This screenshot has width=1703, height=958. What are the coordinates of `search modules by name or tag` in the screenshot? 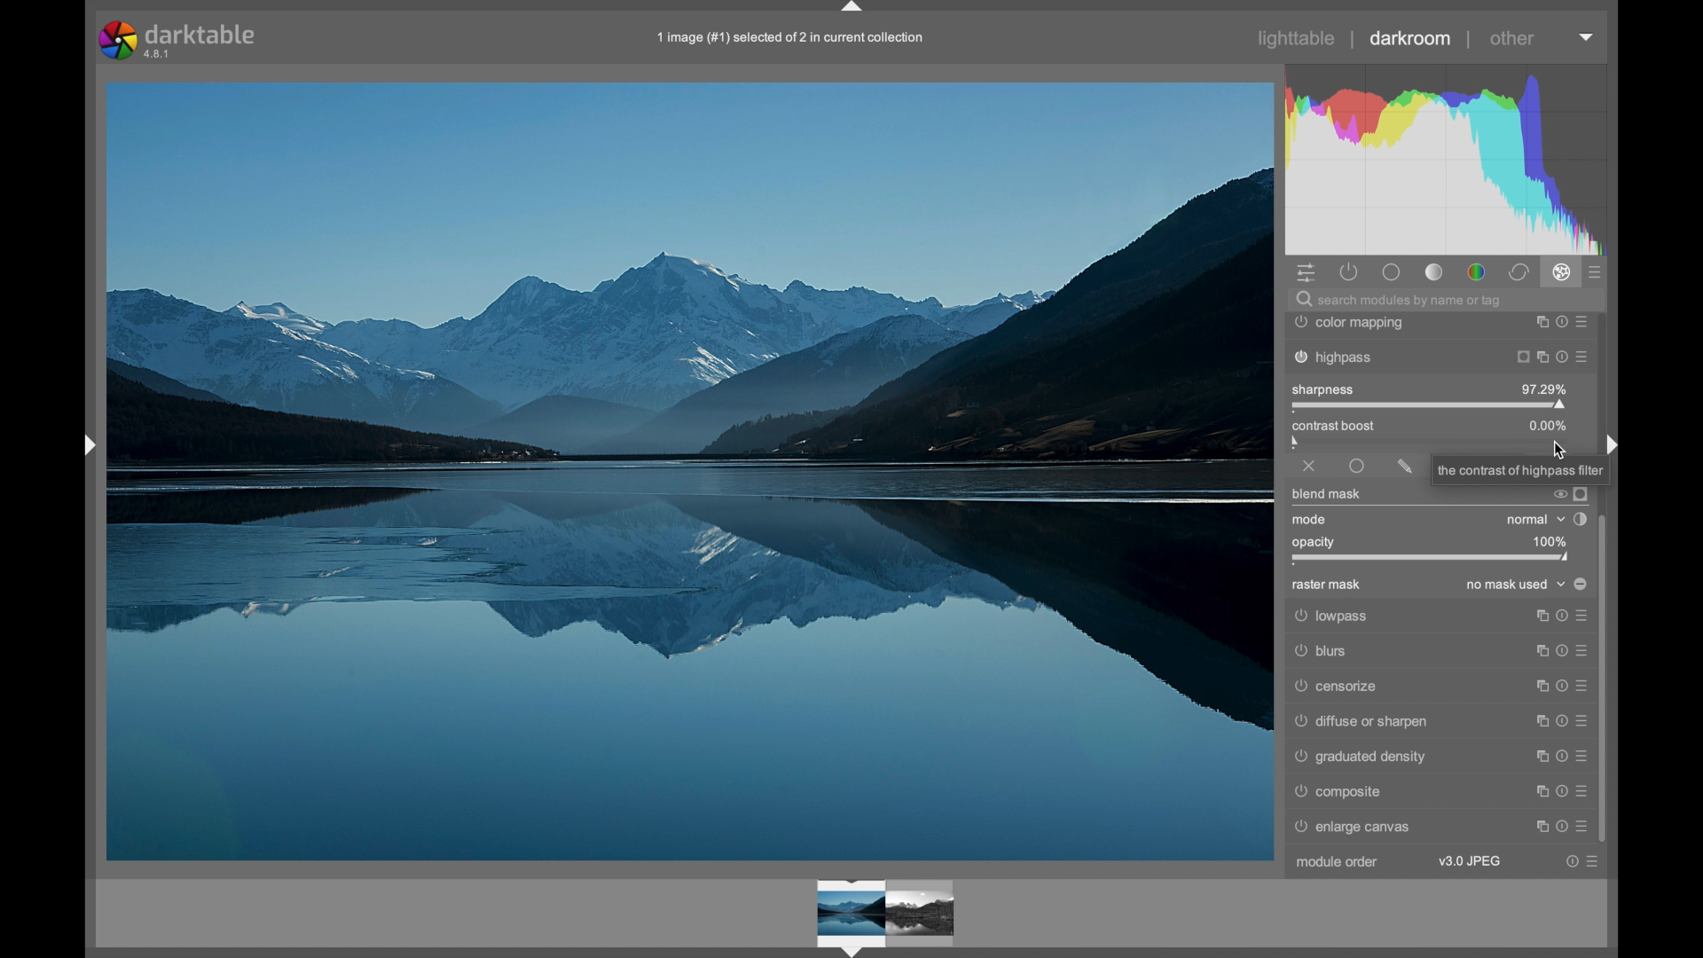 It's located at (1399, 301).